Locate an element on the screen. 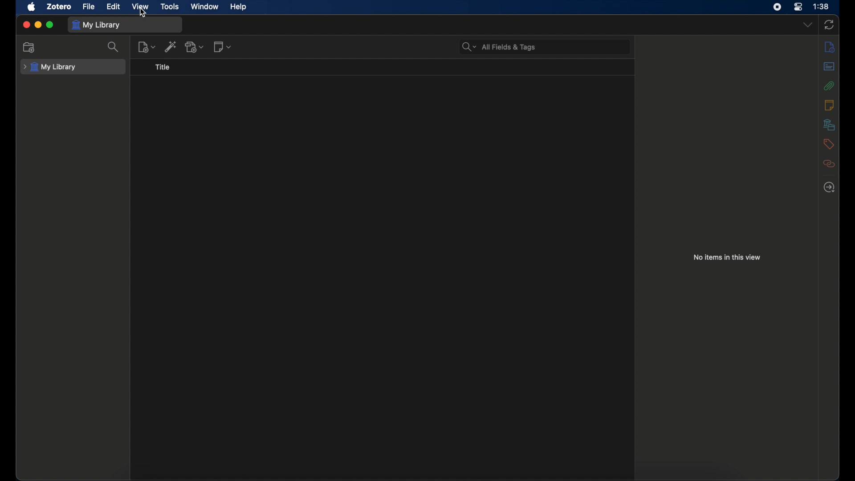 The image size is (855, 481). new collections is located at coordinates (30, 48).